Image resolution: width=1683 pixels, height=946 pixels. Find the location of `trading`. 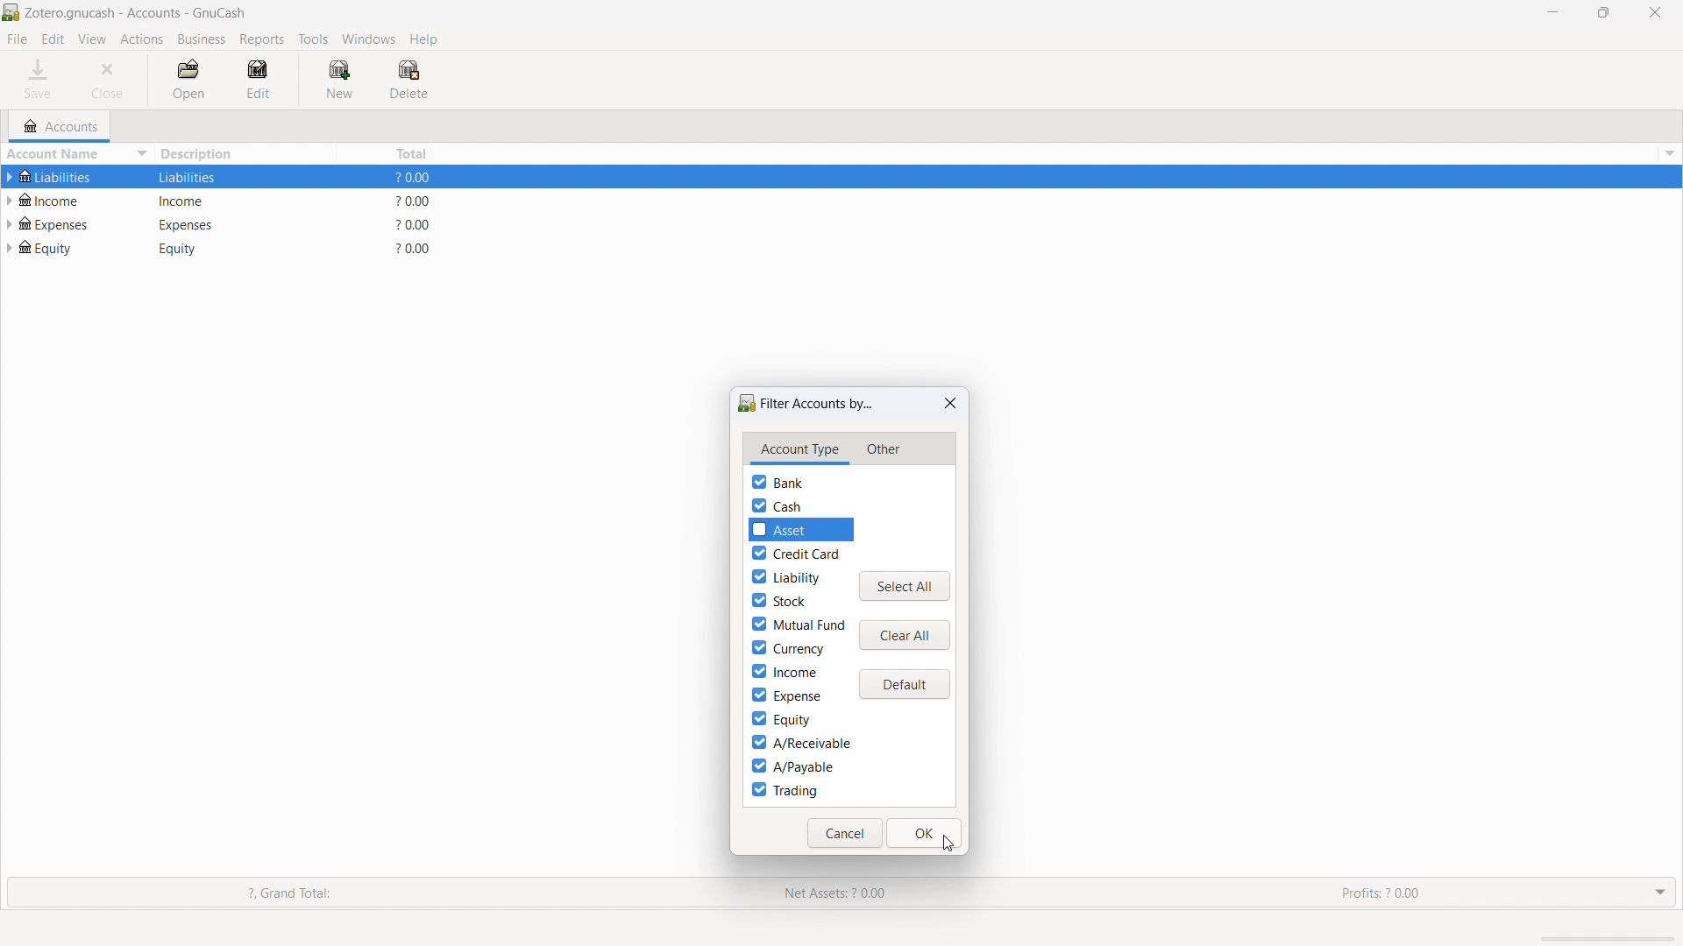

trading is located at coordinates (785, 790).